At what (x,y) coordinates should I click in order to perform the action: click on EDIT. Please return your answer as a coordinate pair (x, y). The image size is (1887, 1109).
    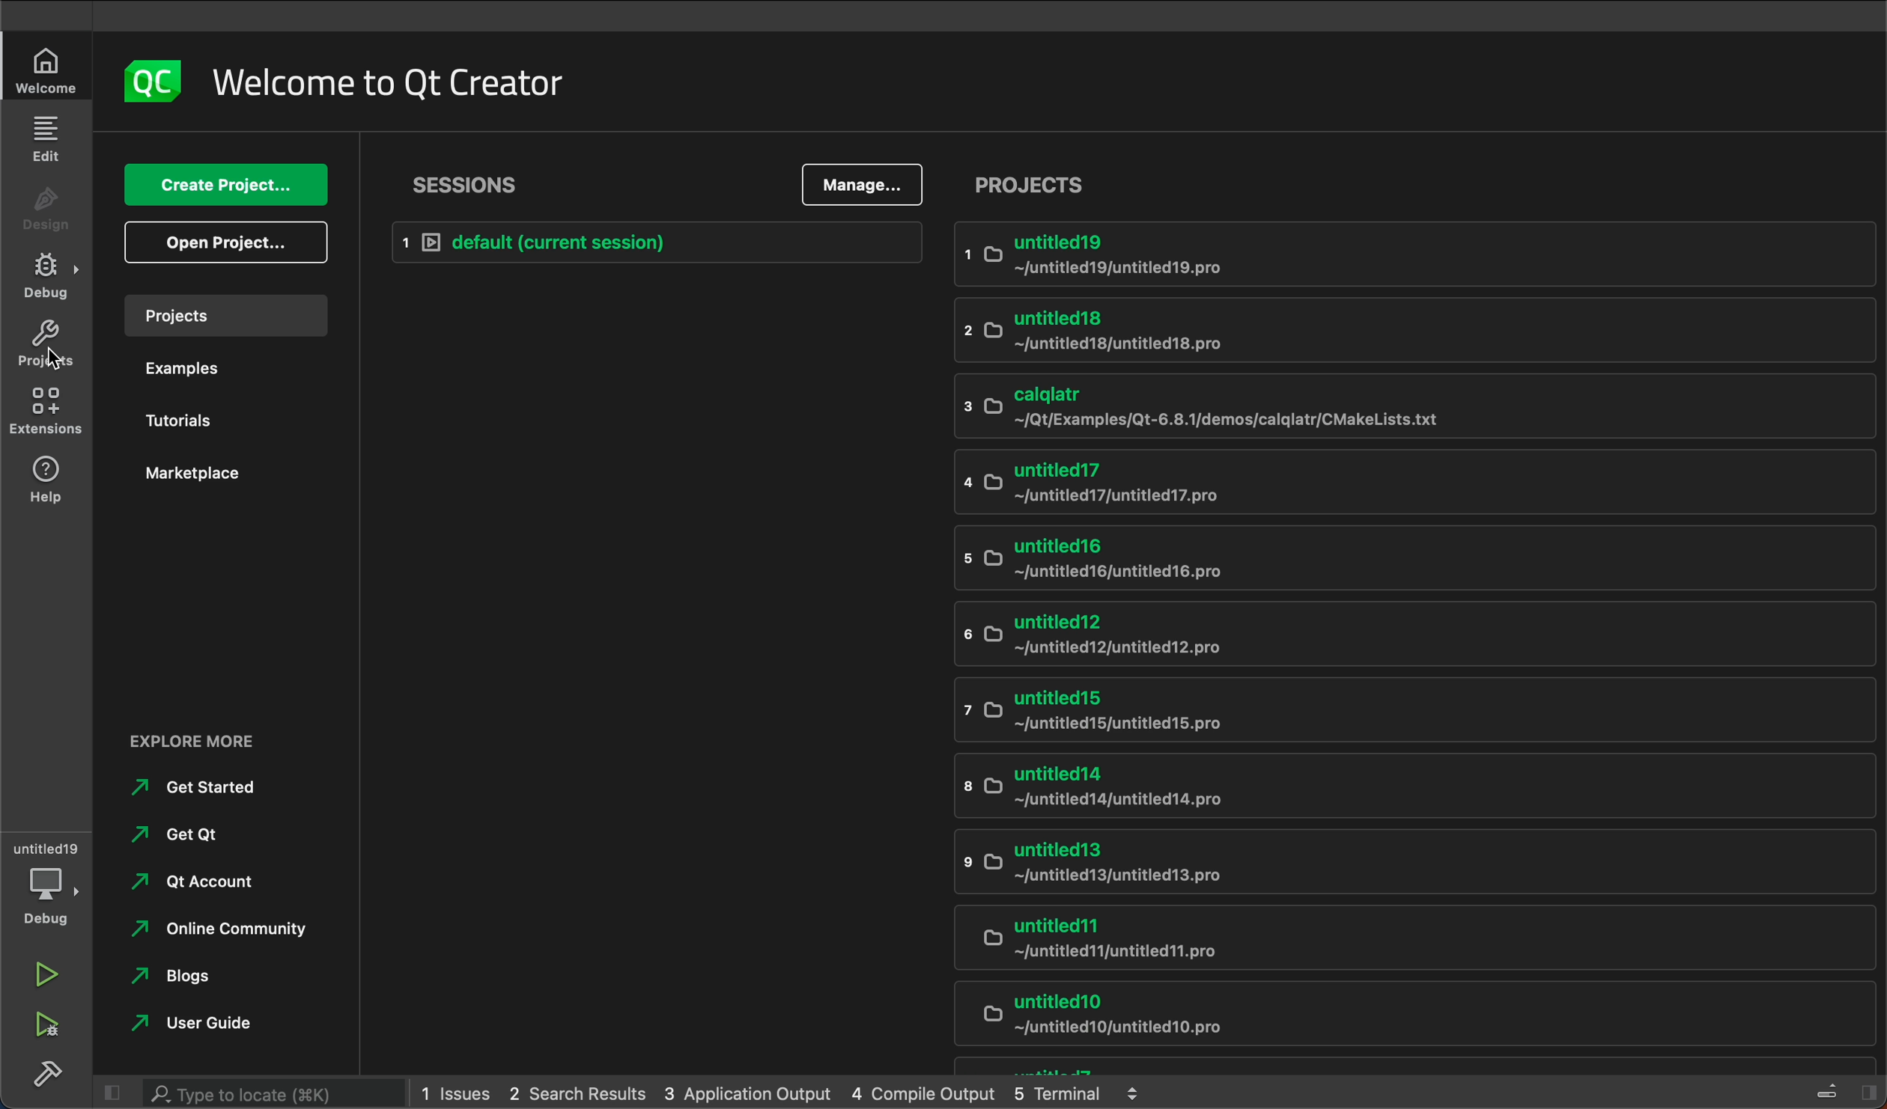
    Looking at the image, I should click on (49, 137).